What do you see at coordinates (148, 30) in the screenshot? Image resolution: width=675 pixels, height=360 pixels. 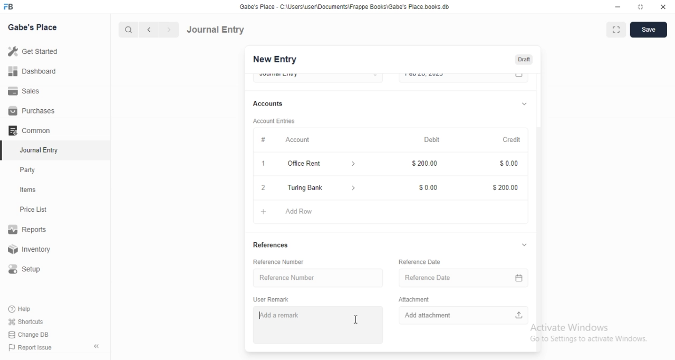 I see `backward` at bounding box center [148, 30].